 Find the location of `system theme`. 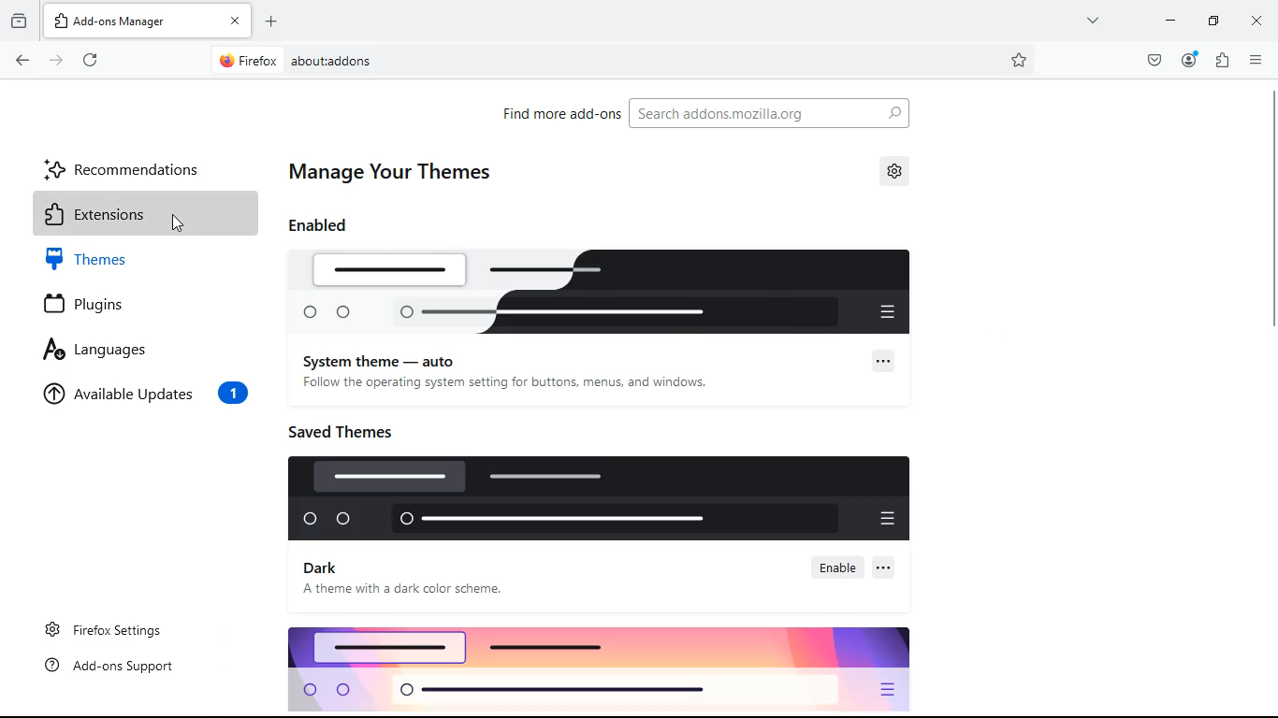

system theme is located at coordinates (604, 292).